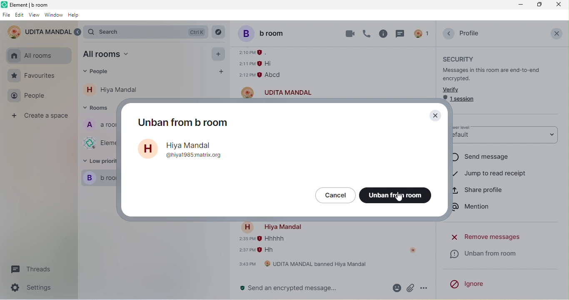 The image size is (569, 300). I want to click on element web/desktop, so click(100, 142).